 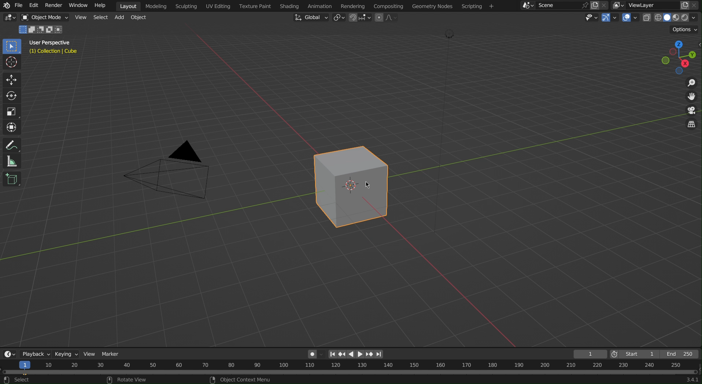 What do you see at coordinates (19, 7) in the screenshot?
I see `File` at bounding box center [19, 7].